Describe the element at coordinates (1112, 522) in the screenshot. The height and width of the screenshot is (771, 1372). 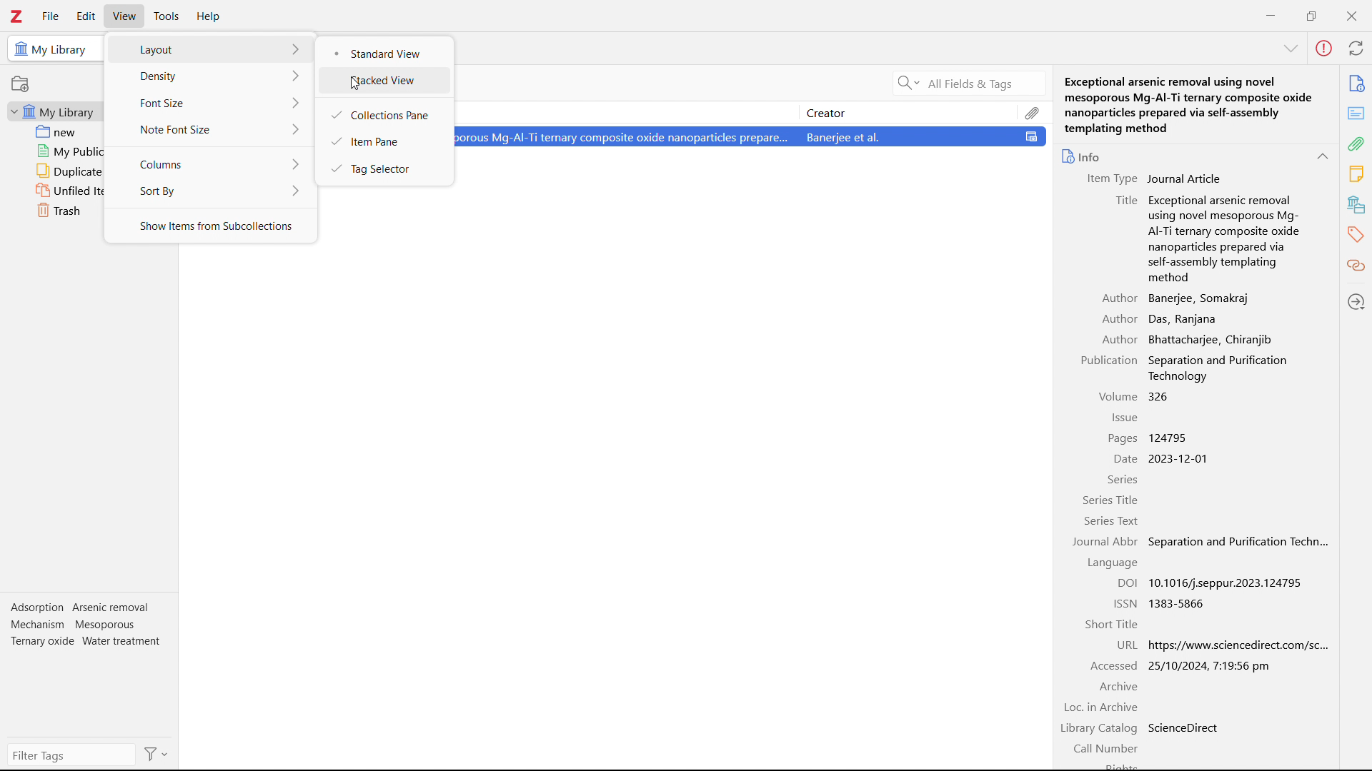
I see `Series Text` at that location.